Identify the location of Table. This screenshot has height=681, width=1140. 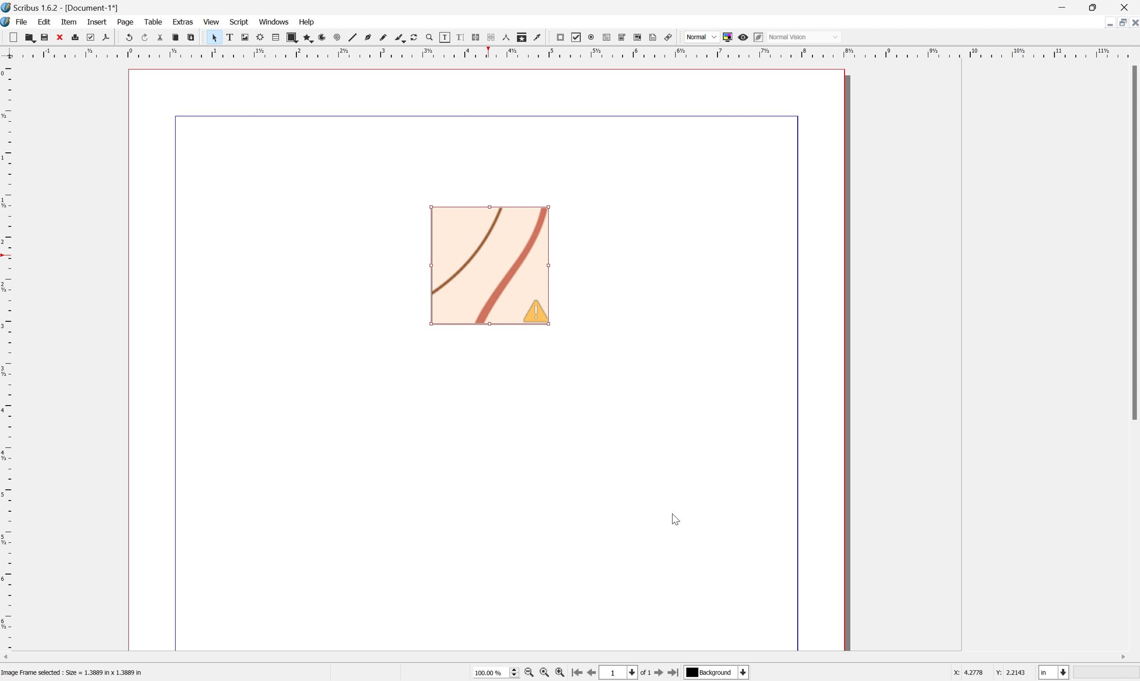
(152, 21).